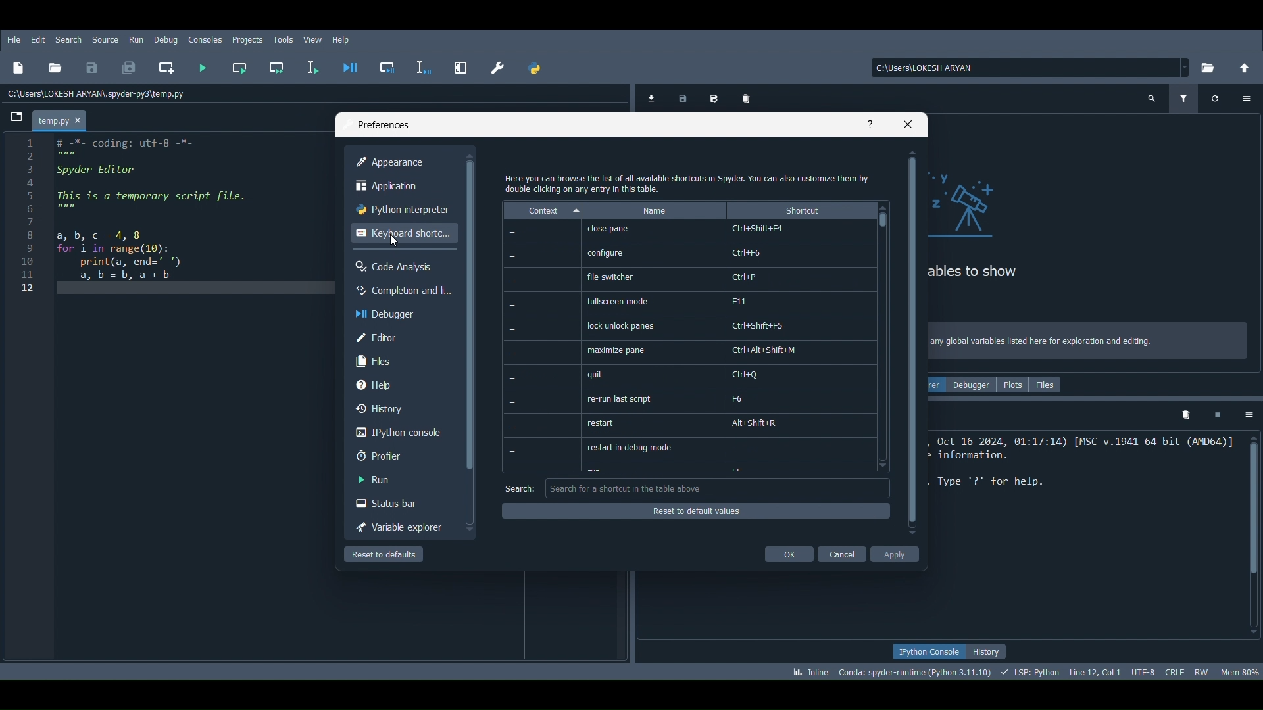  I want to click on Remove all variables, so click(752, 99).